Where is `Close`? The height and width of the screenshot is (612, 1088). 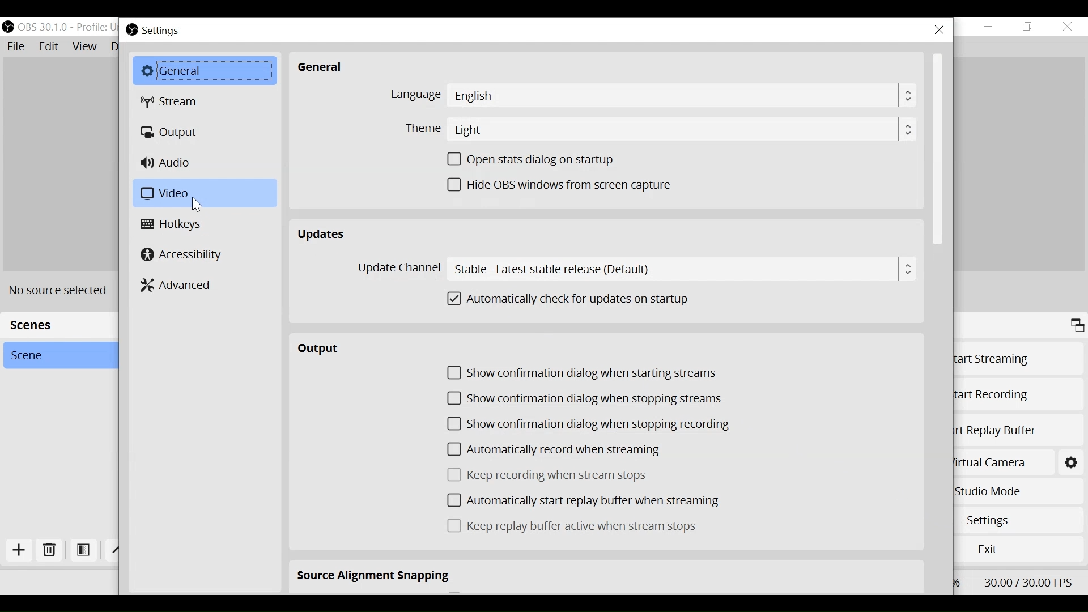
Close is located at coordinates (1067, 26).